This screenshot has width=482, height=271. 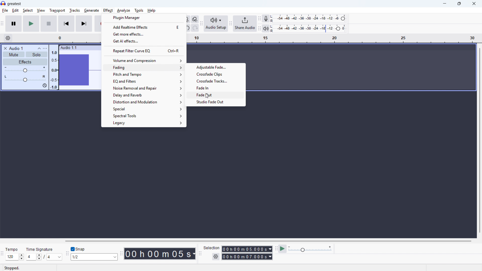 I want to click on close , so click(x=474, y=4).